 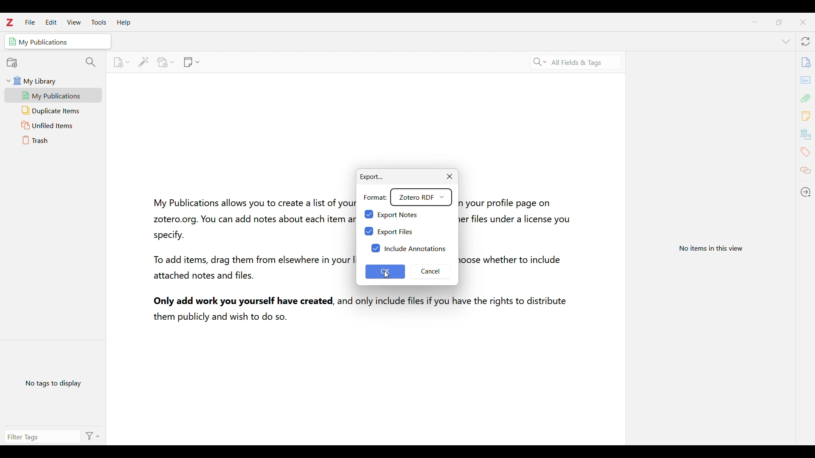 What do you see at coordinates (51, 22) in the screenshot?
I see `Edit` at bounding box center [51, 22].